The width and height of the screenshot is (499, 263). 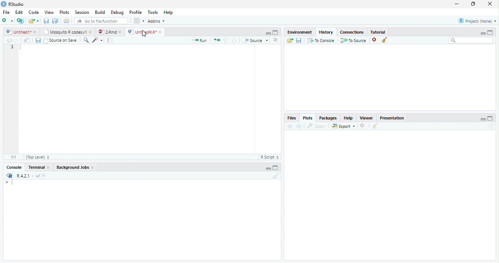 I want to click on cursor, so click(x=144, y=34).